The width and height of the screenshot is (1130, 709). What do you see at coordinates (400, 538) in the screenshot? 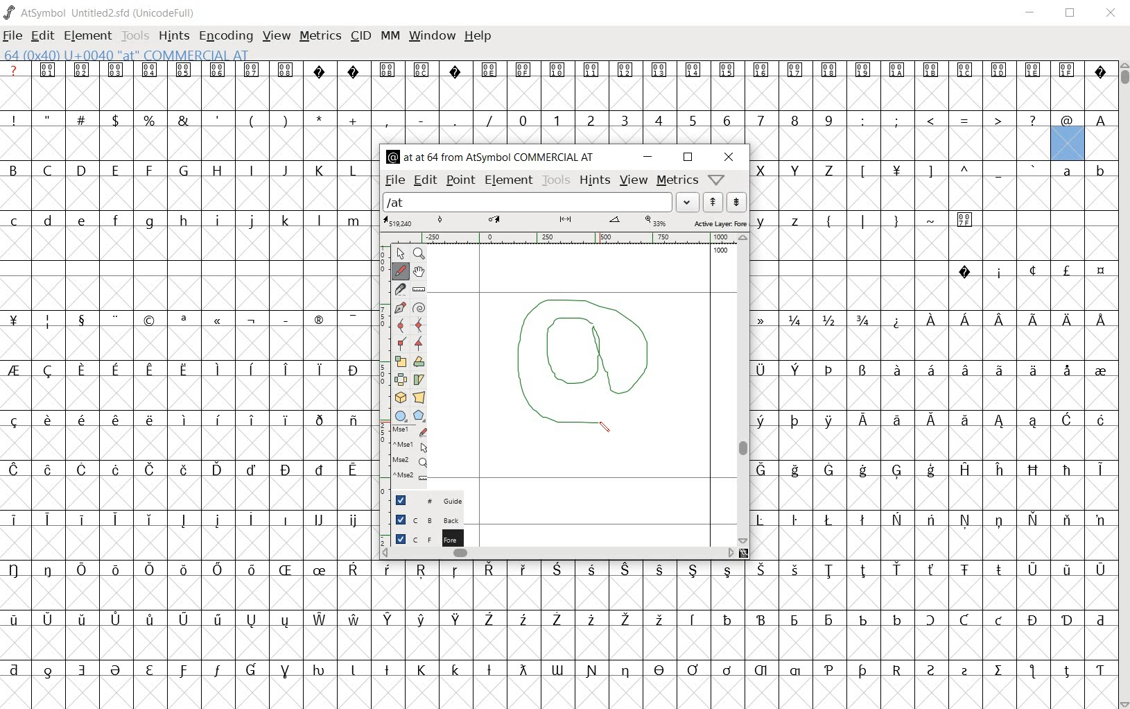
I see `checkbox` at bounding box center [400, 538].